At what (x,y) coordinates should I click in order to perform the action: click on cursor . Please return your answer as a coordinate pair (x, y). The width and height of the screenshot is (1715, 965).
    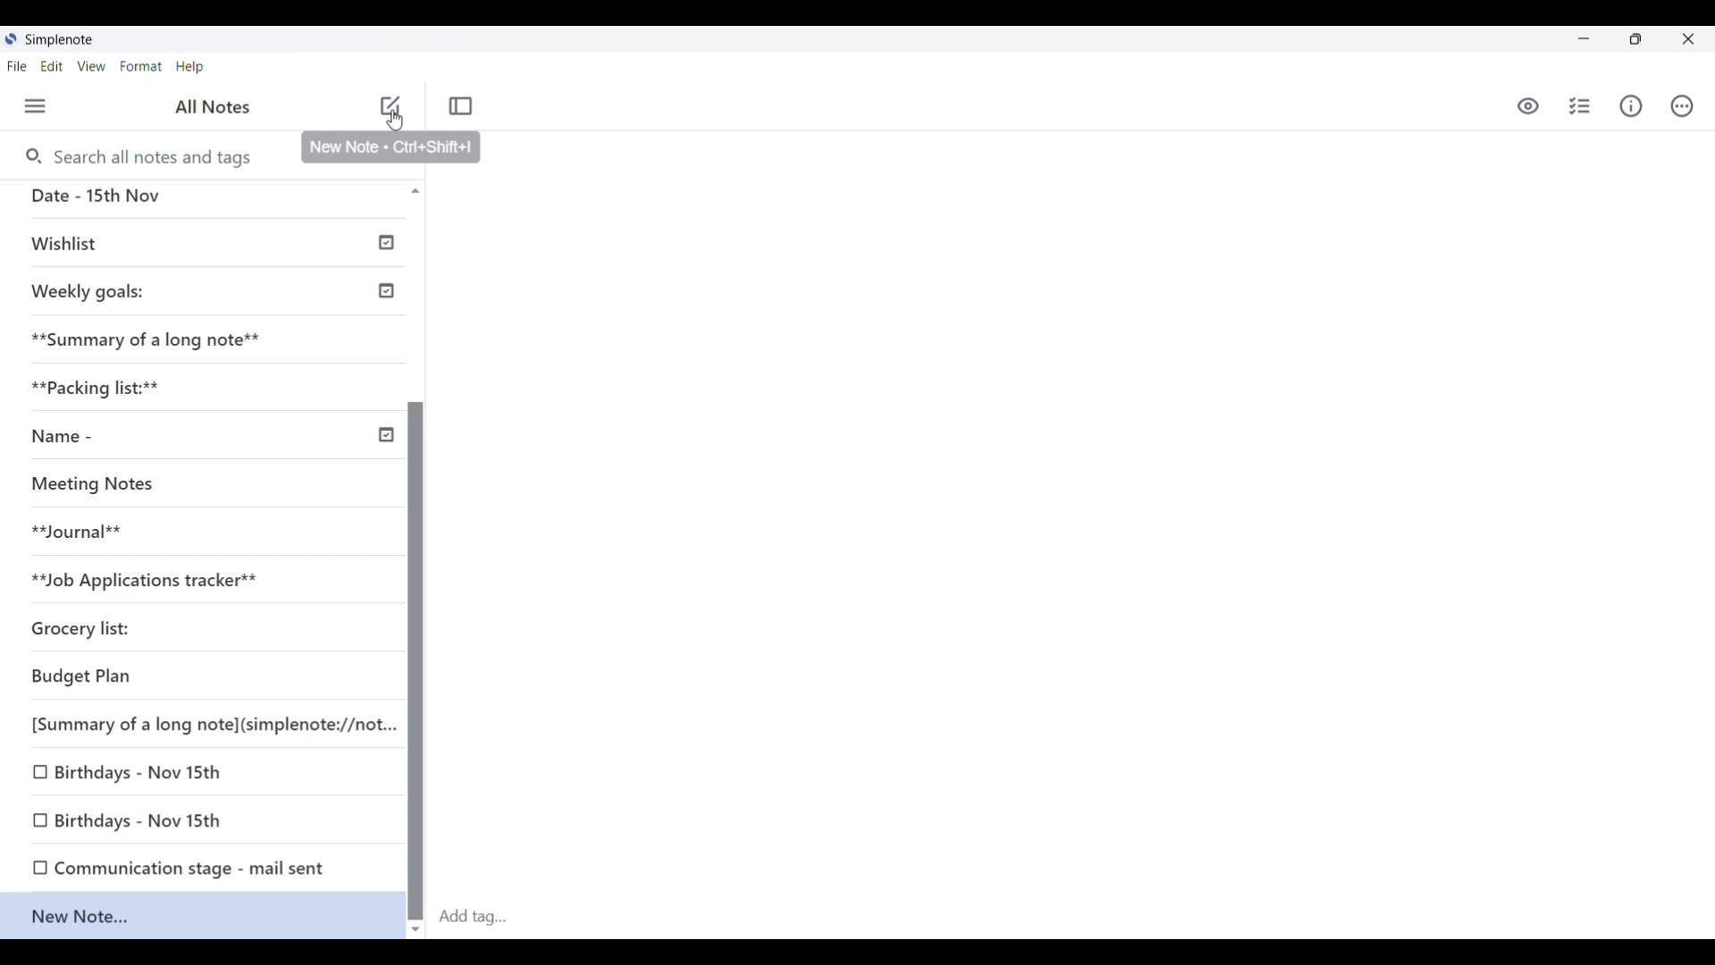
    Looking at the image, I should click on (397, 124).